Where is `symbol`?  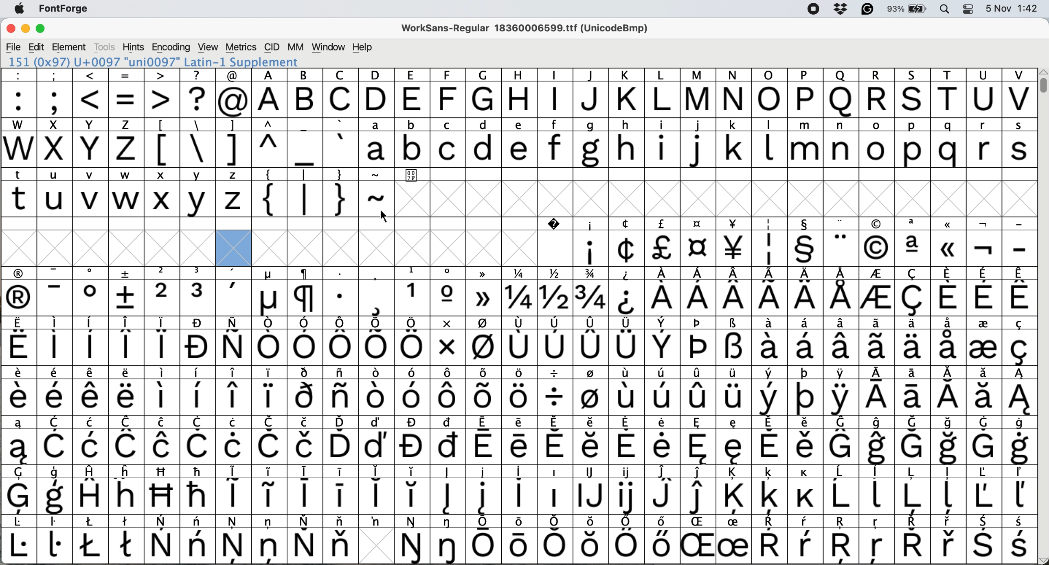
symbol is located at coordinates (984, 440).